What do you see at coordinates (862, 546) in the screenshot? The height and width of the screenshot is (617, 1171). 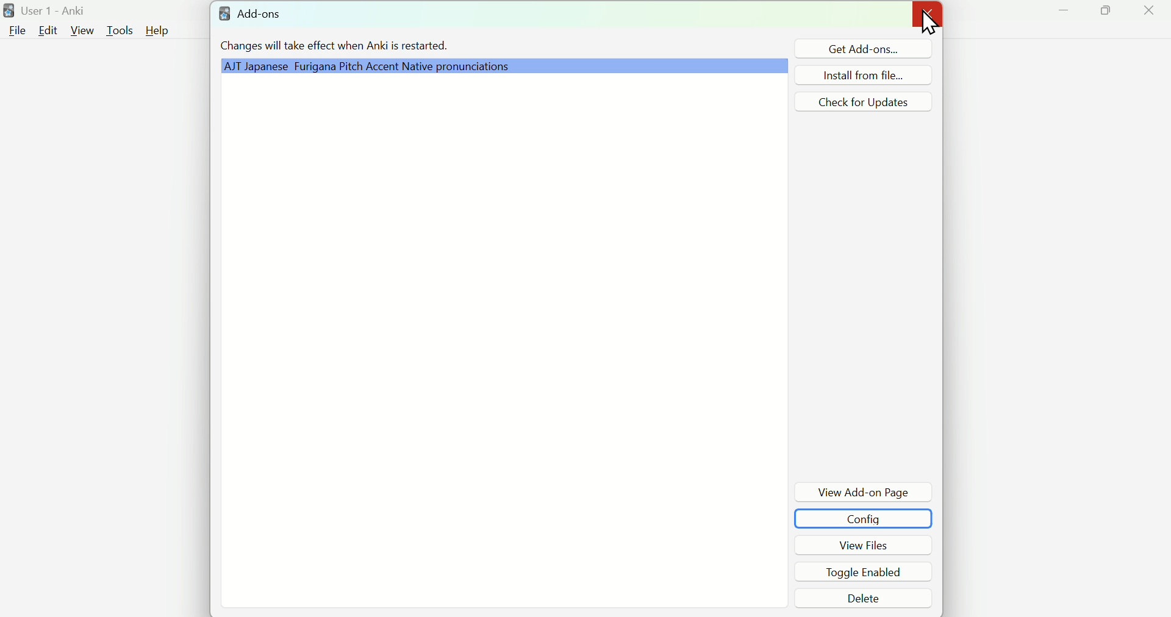 I see `View Files` at bounding box center [862, 546].